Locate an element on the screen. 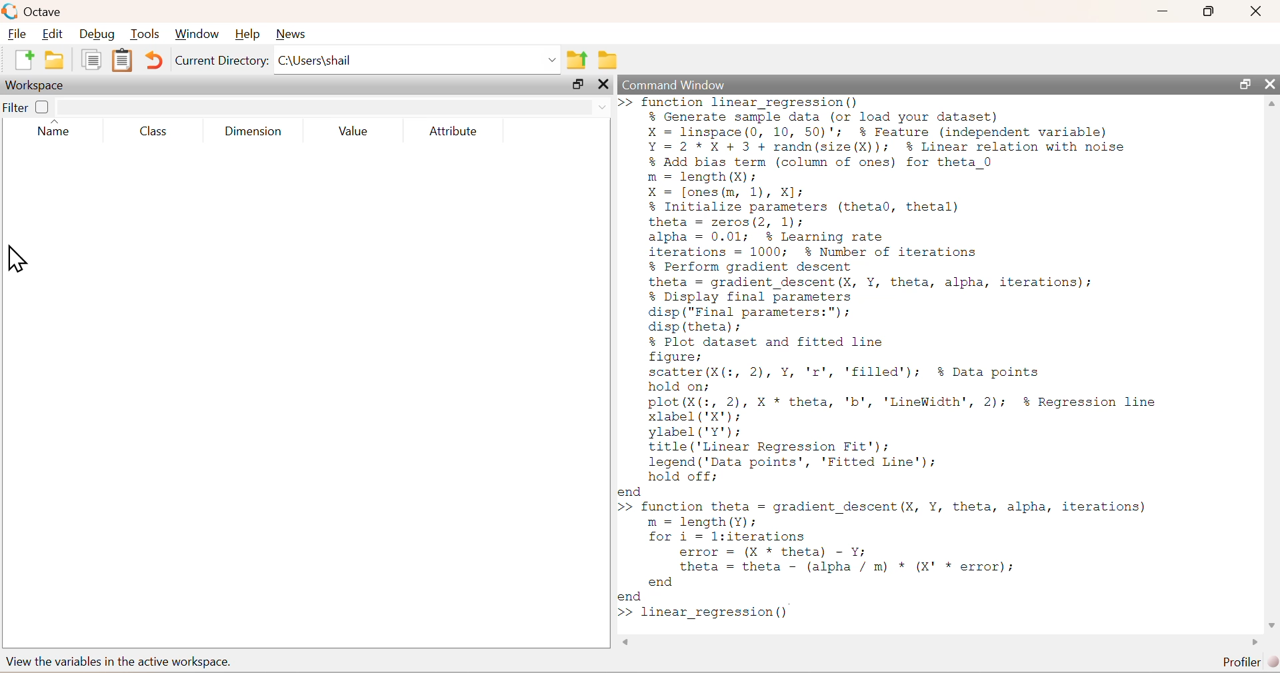  Window is located at coordinates (198, 33).